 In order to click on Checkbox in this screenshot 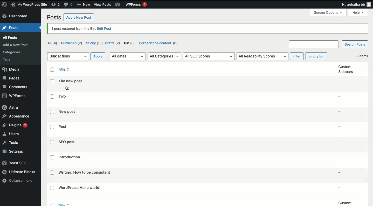, I will do `click(52, 142)`.